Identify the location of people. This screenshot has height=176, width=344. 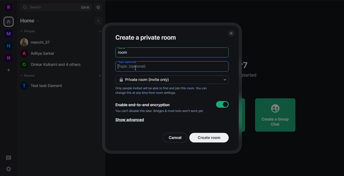
(37, 54).